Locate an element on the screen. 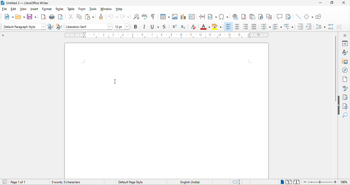 Image resolution: width=350 pixels, height=185 pixels. formatting marks is located at coordinates (154, 17).